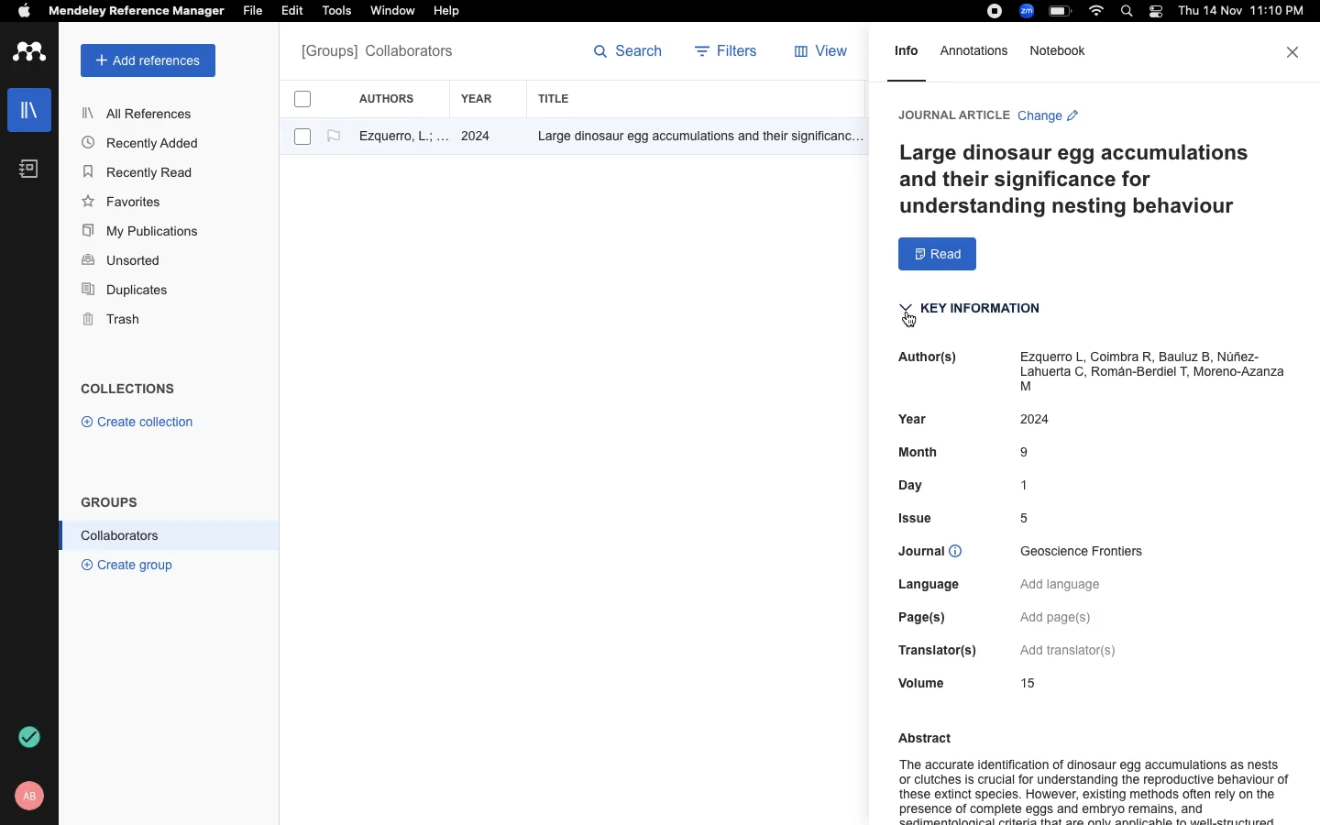  Describe the element at coordinates (923, 488) in the screenshot. I see `Day` at that location.